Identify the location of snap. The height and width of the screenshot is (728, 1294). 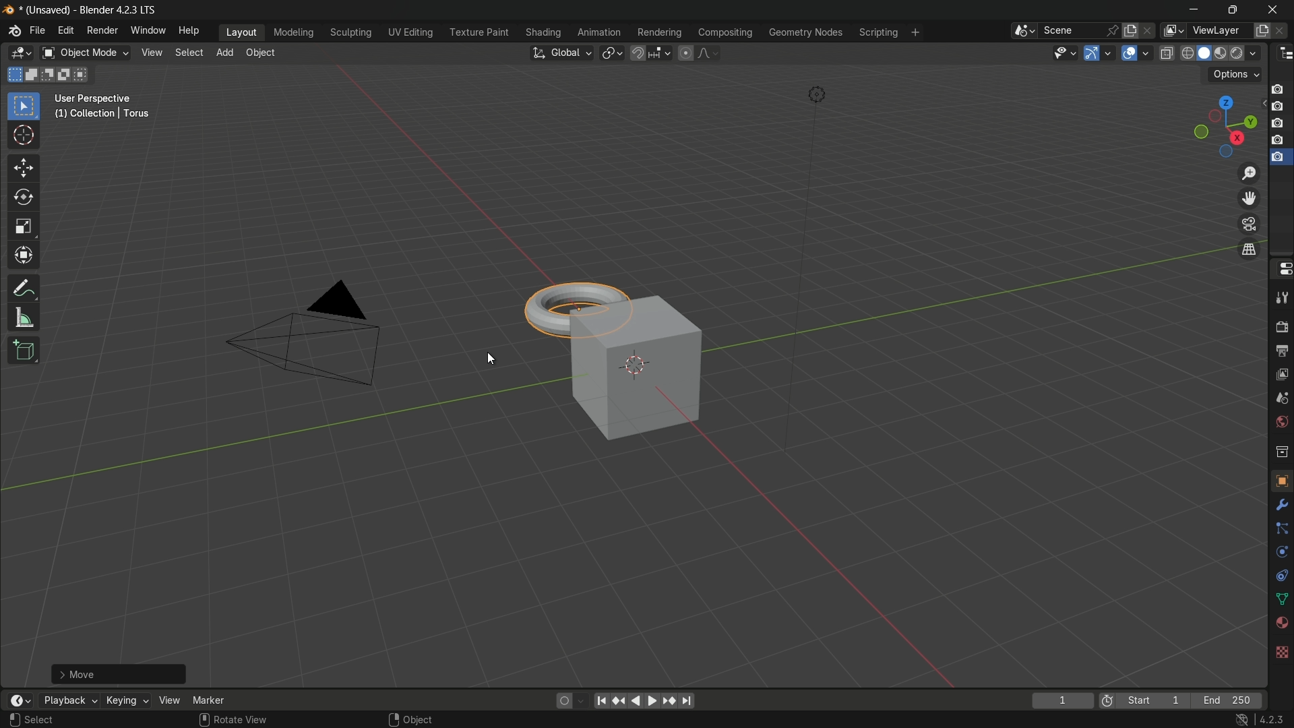
(650, 53).